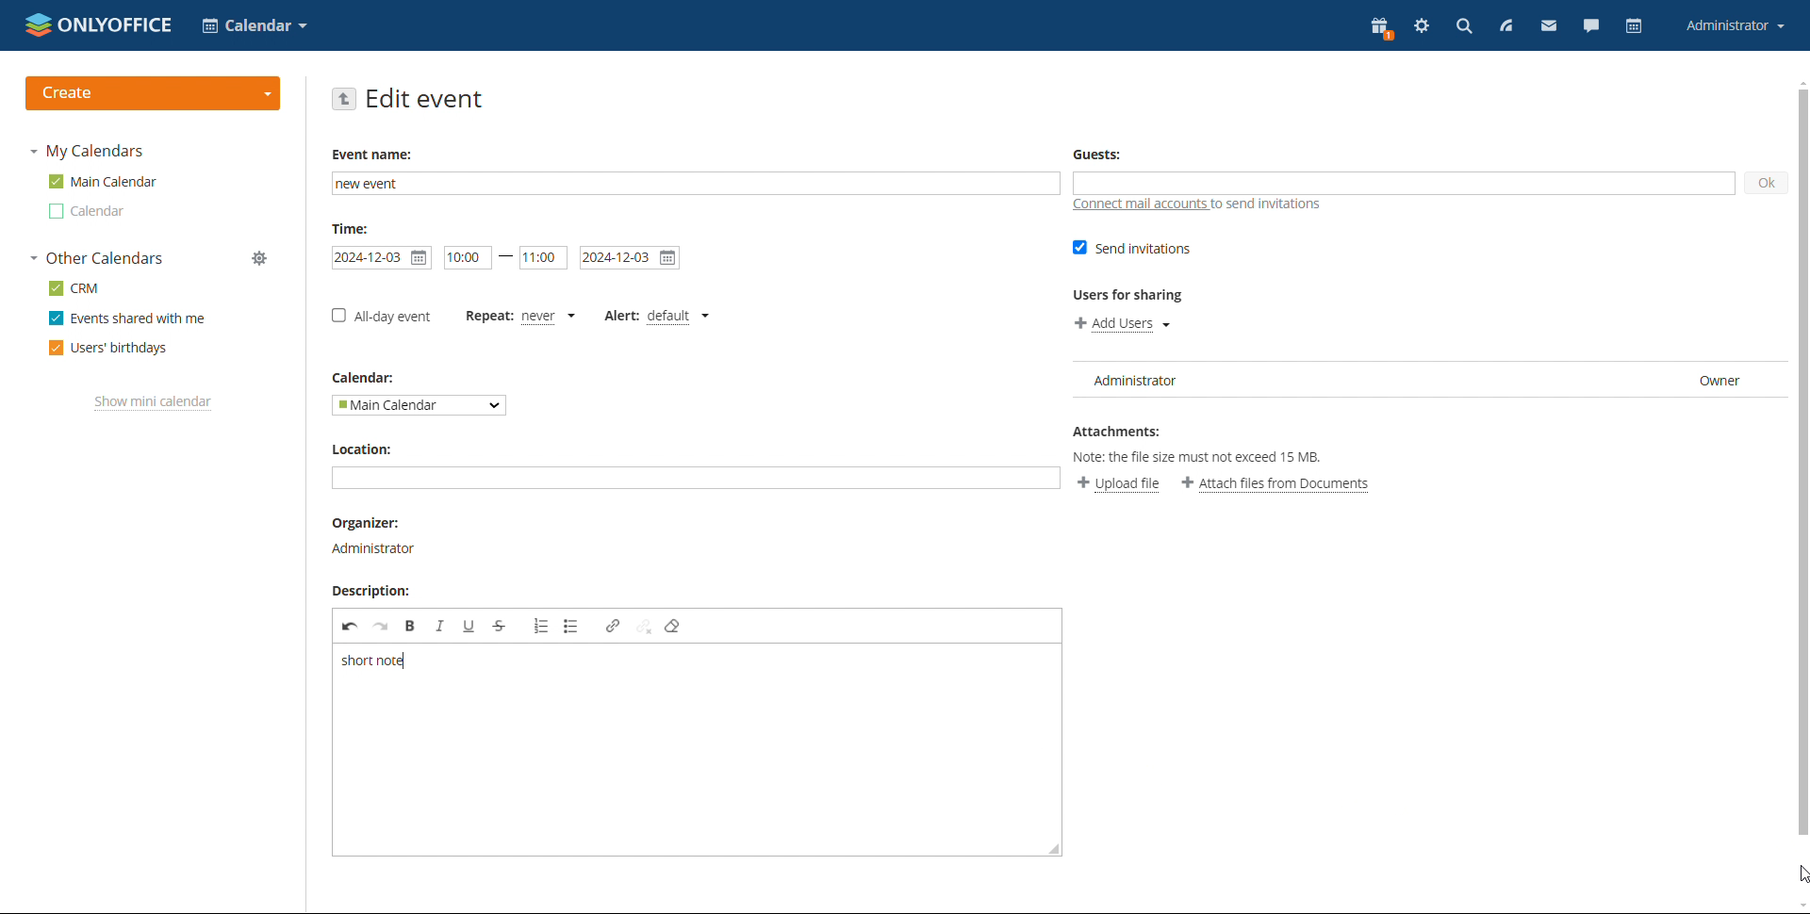  I want to click on calendar, so click(1635, 25).